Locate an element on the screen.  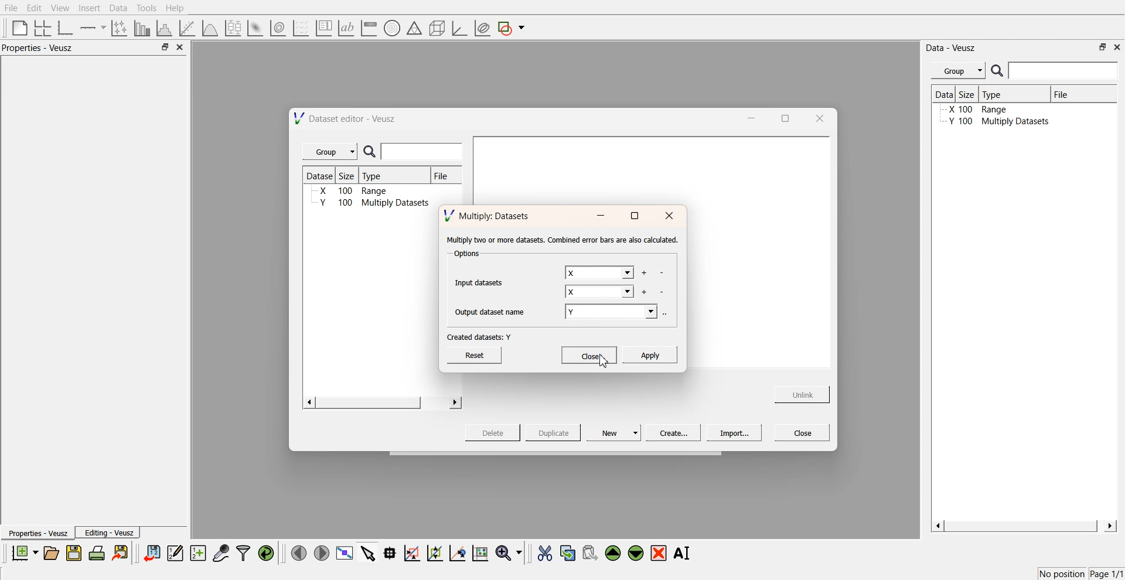
polar graph is located at coordinates (391, 29).